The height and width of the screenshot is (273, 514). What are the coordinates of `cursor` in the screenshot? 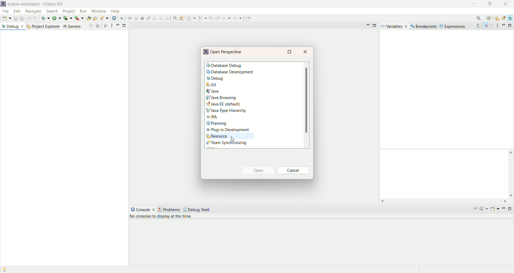 It's located at (233, 140).